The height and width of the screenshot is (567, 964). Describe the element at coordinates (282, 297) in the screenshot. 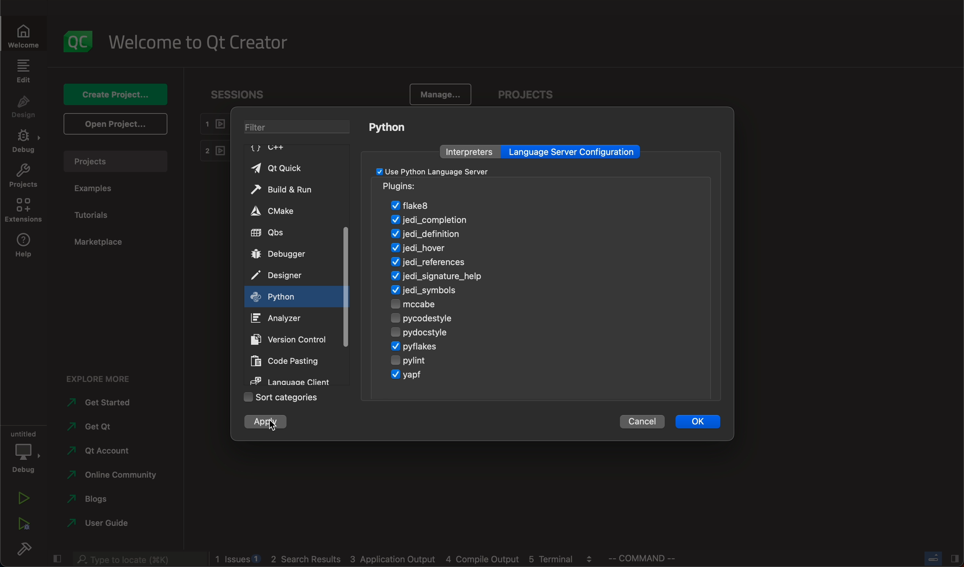

I see `on key up` at that location.